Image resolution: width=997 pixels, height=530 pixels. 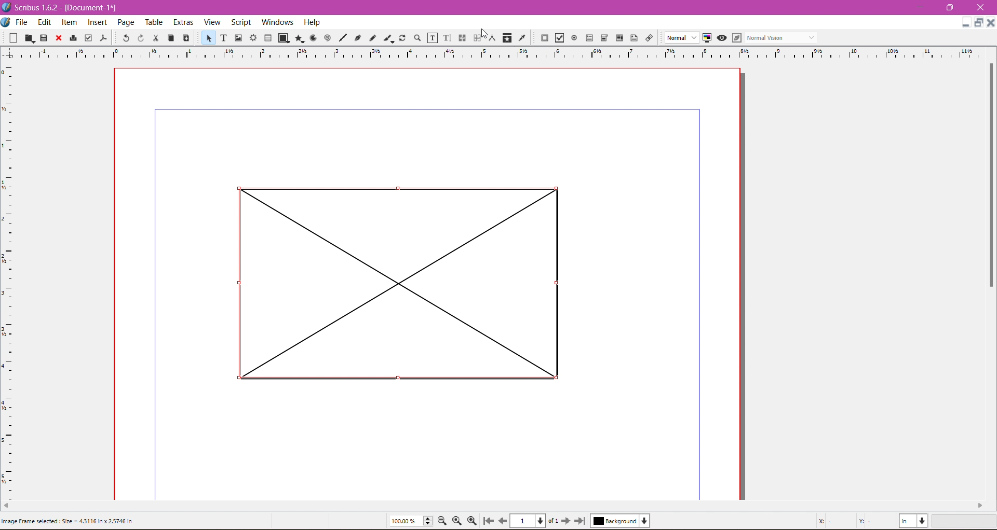 What do you see at coordinates (312, 38) in the screenshot?
I see `Arc` at bounding box center [312, 38].